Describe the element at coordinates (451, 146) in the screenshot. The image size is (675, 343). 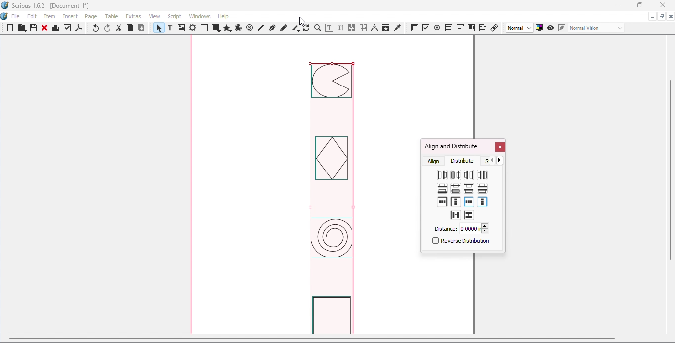
I see `Align and Distribute` at that location.